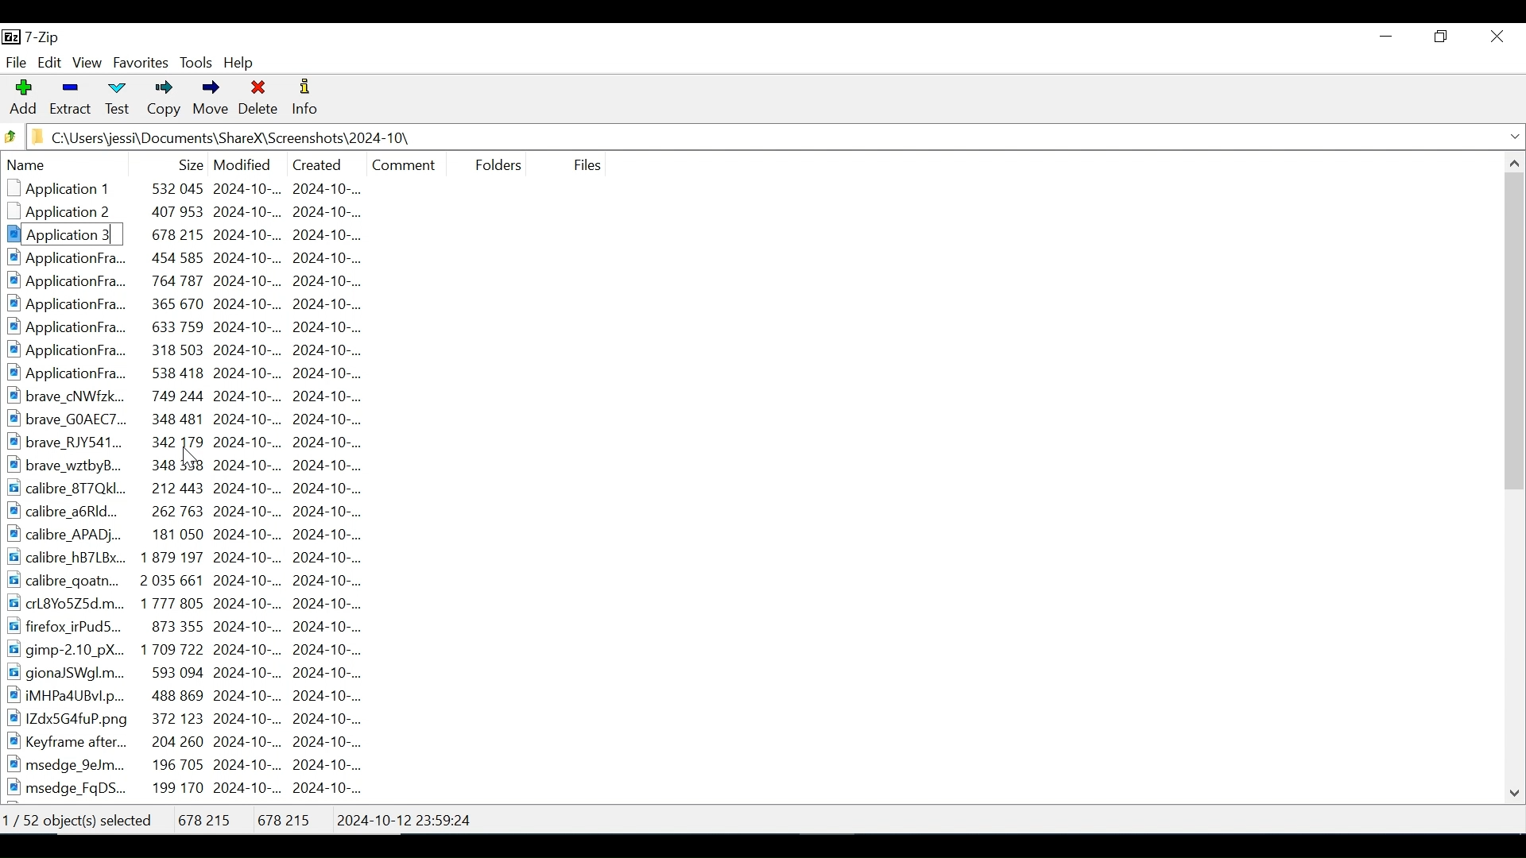 Image resolution: width=1526 pixels, height=858 pixels. What do you see at coordinates (140, 63) in the screenshot?
I see `Favorites` at bounding box center [140, 63].